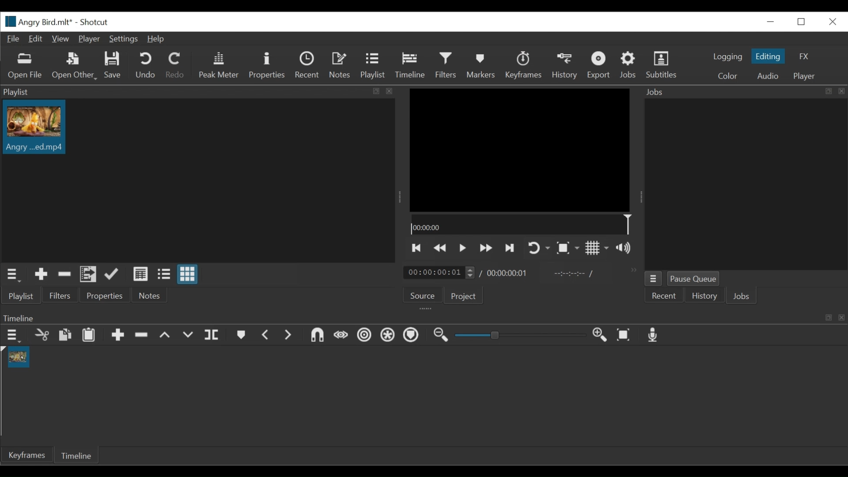  What do you see at coordinates (26, 295) in the screenshot?
I see `Playlist` at bounding box center [26, 295].